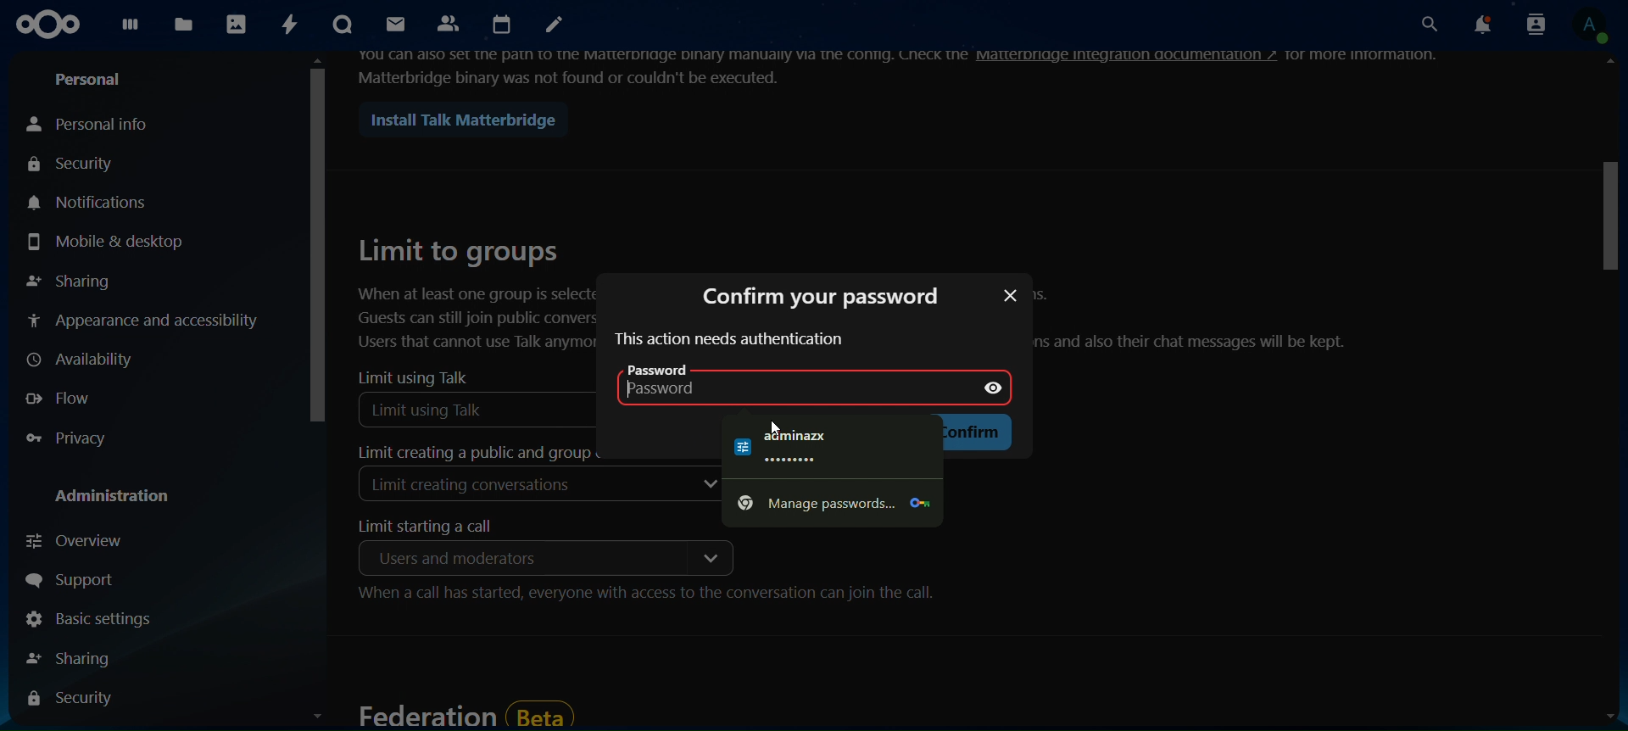  What do you see at coordinates (662, 66) in the screenshot?
I see `text` at bounding box center [662, 66].